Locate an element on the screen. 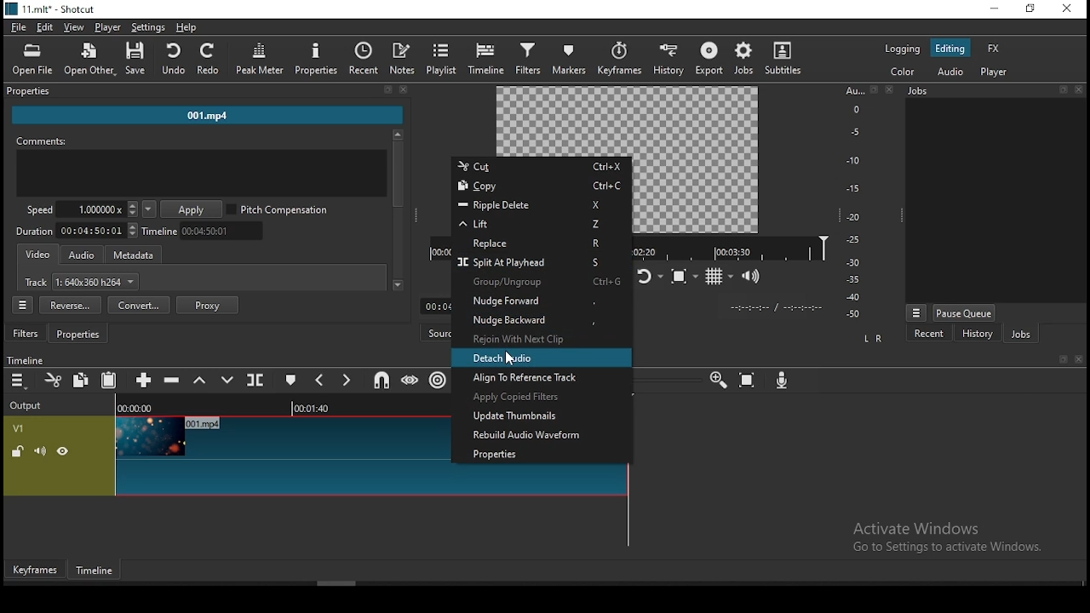 This screenshot has height=613, width=1090. properties is located at coordinates (77, 335).